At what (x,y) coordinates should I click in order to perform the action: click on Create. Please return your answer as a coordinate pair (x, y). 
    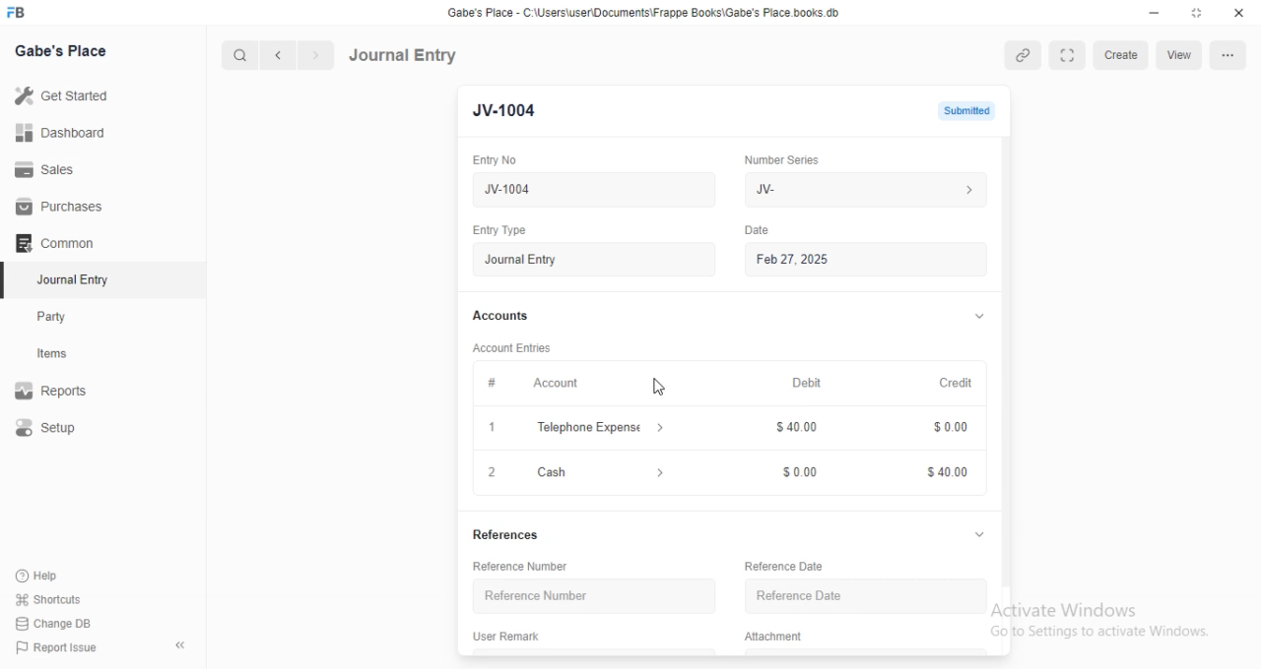
    Looking at the image, I should click on (1120, 55).